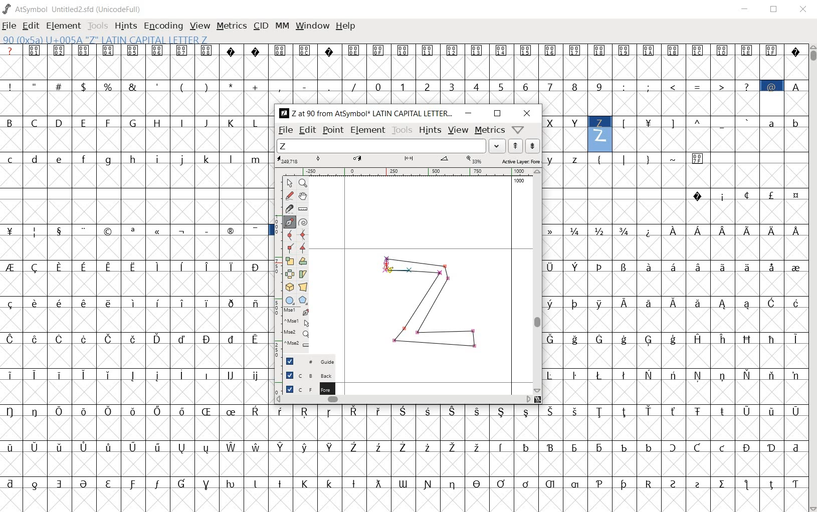 Image resolution: width=817 pixels, height=512 pixels. What do you see at coordinates (432, 307) in the screenshot?
I see `GLYPY Z ` at bounding box center [432, 307].